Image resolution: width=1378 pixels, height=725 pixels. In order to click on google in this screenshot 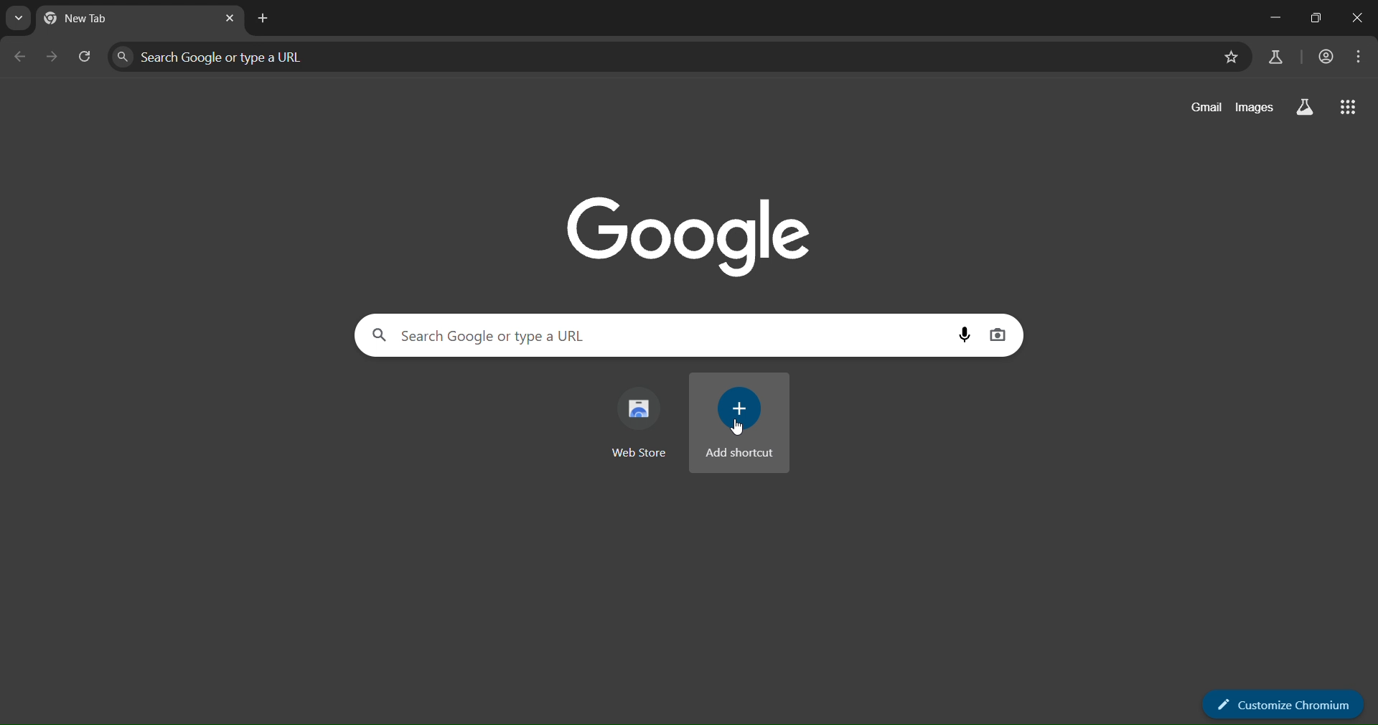, I will do `click(694, 233)`.